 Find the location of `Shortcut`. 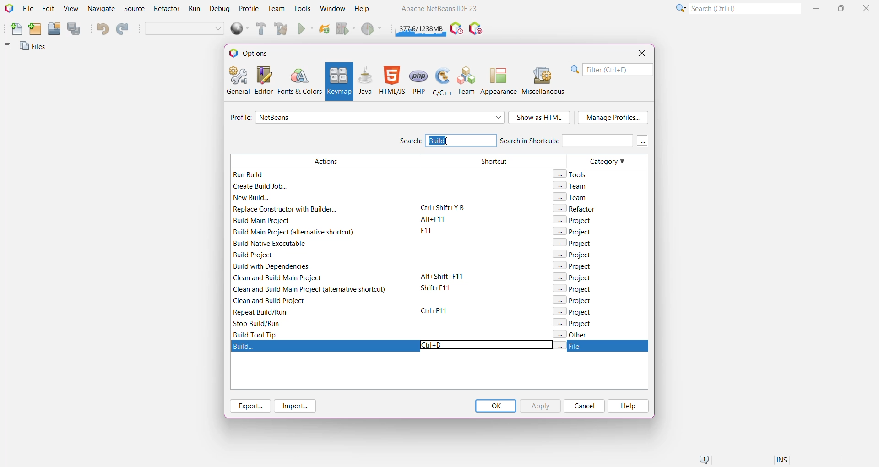

Shortcut is located at coordinates (489, 247).